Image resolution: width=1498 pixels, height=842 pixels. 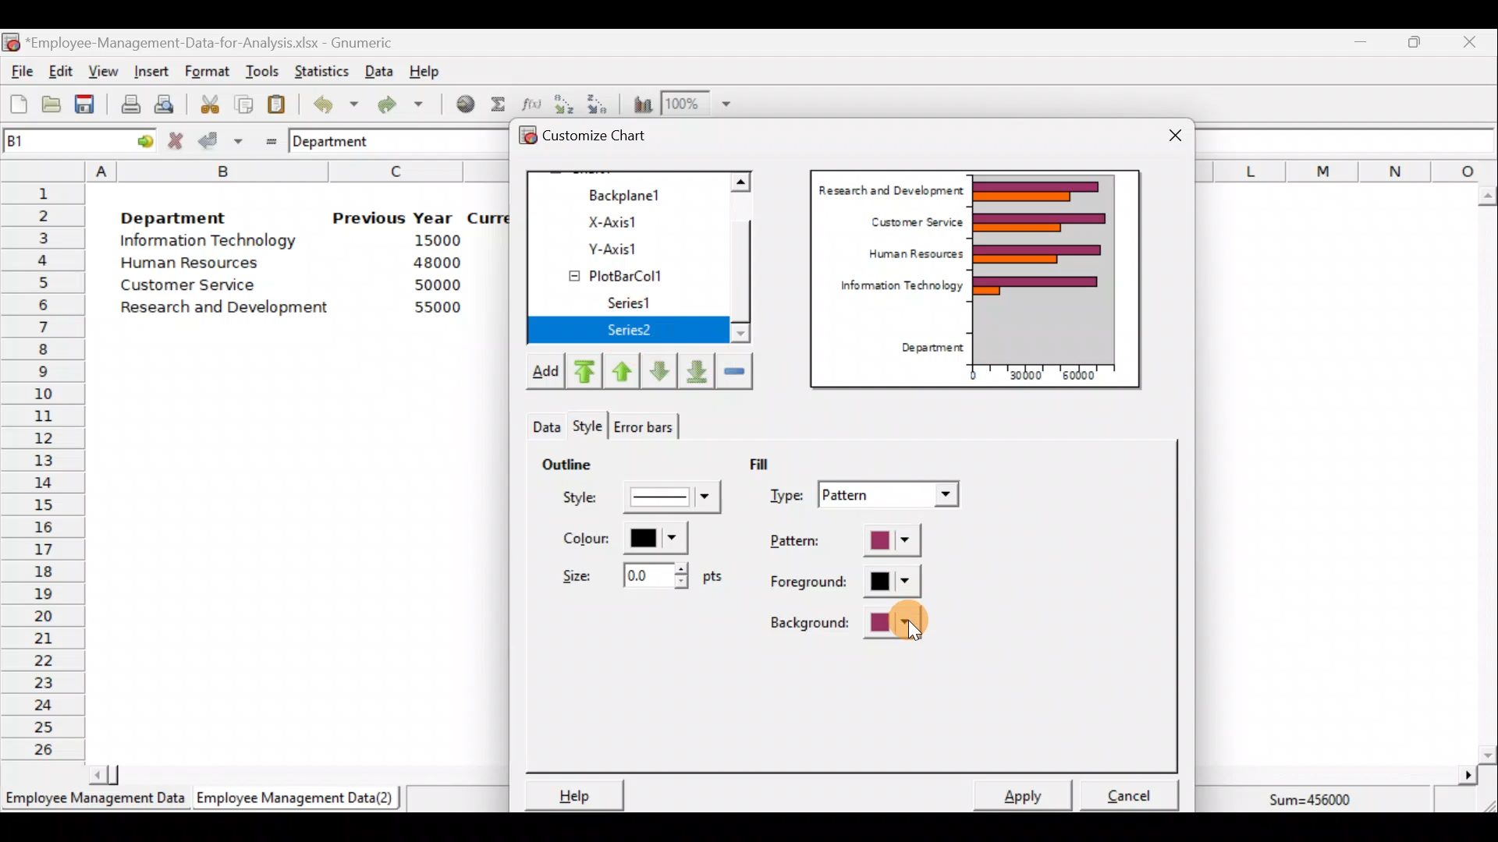 What do you see at coordinates (605, 138) in the screenshot?
I see `Customize chart` at bounding box center [605, 138].